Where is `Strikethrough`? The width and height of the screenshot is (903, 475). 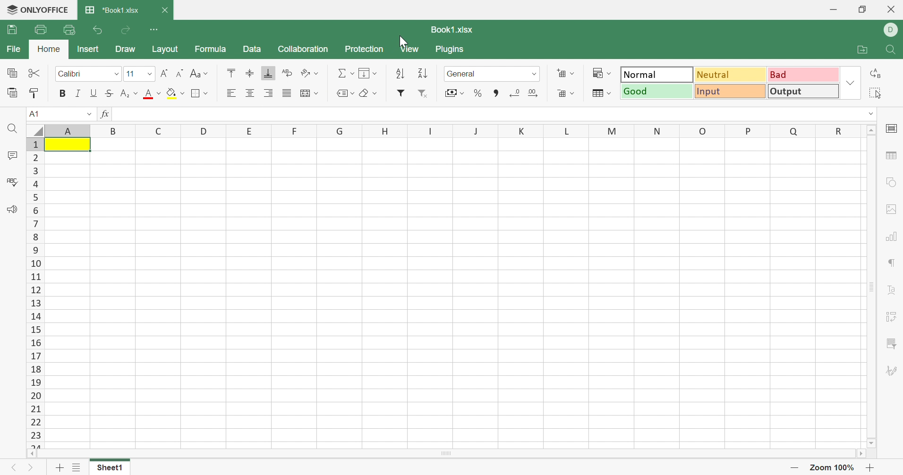
Strikethrough is located at coordinates (110, 92).